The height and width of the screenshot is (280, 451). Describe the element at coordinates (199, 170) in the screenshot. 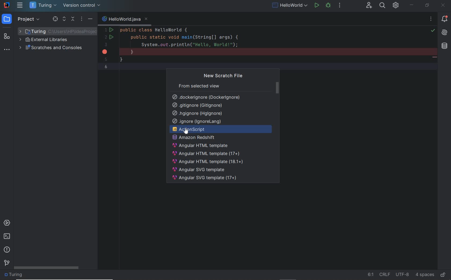

I see `angular SVG template` at that location.